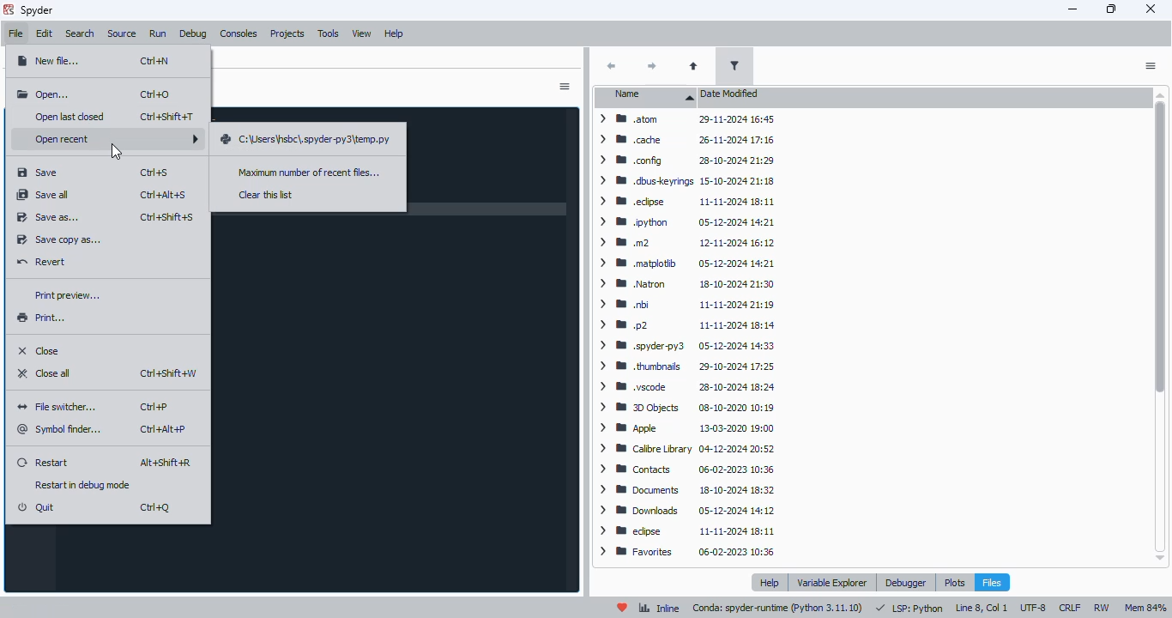 The image size is (1172, 618). Describe the element at coordinates (686, 304) in the screenshot. I see `> Wm bi 11-11-2024 21:19` at that location.